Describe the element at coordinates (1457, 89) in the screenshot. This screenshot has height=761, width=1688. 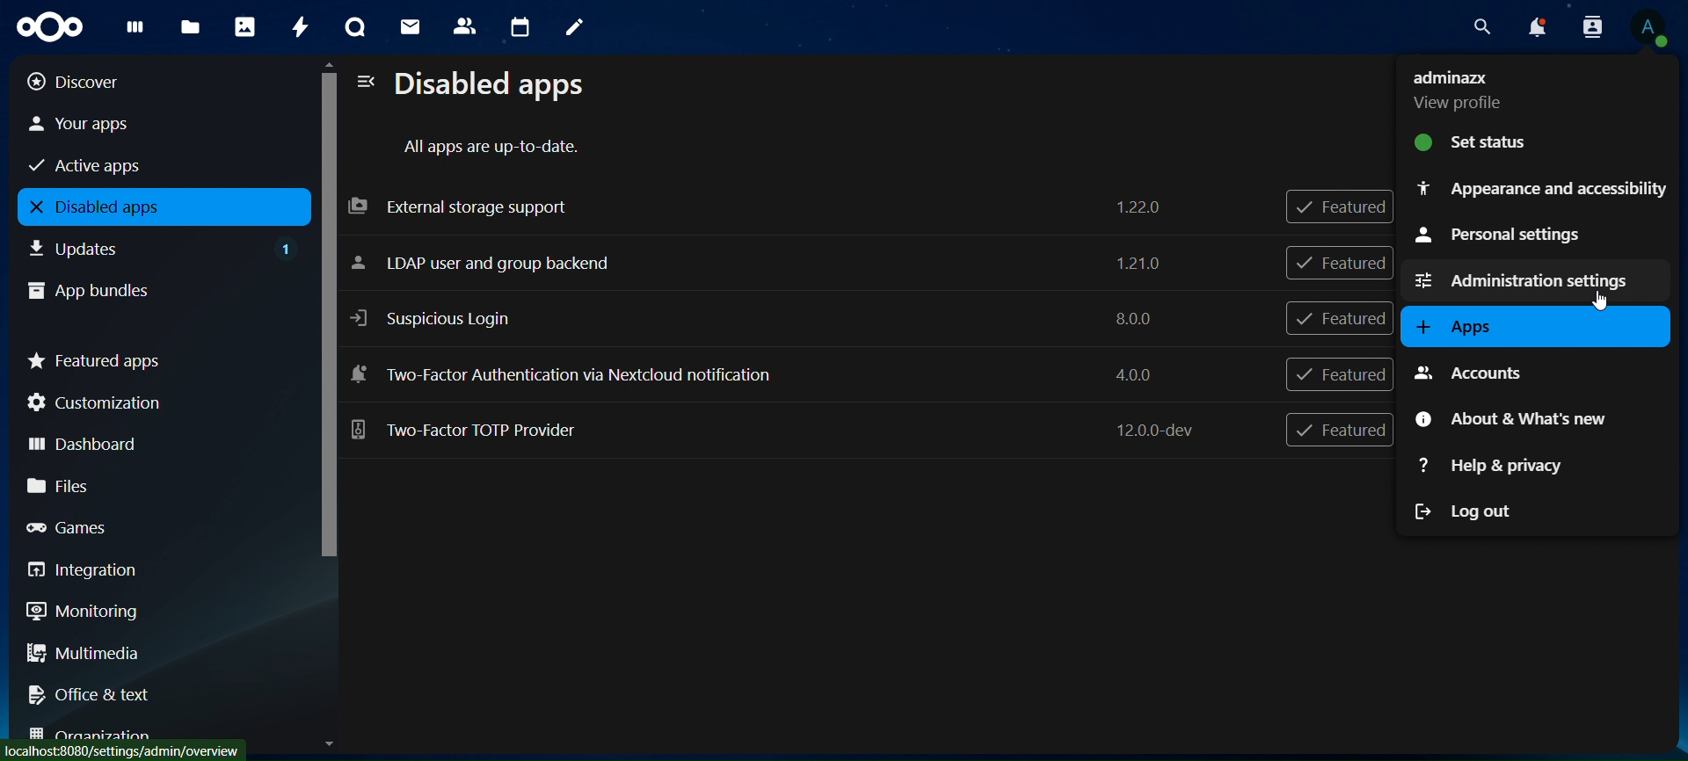
I see `adminazx` at that location.